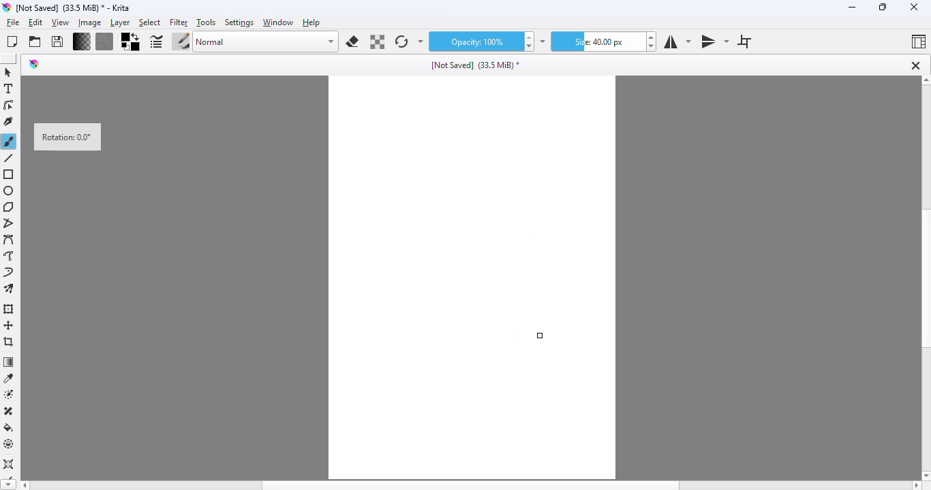 This screenshot has height=490, width=931. Describe the element at coordinates (10, 240) in the screenshot. I see `bezier curve tool` at that location.